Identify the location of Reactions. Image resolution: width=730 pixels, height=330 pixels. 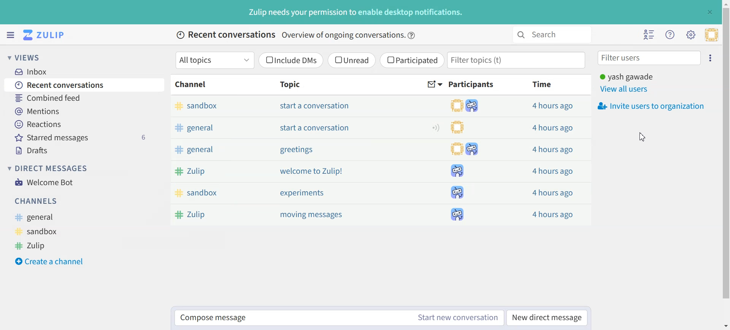
(85, 124).